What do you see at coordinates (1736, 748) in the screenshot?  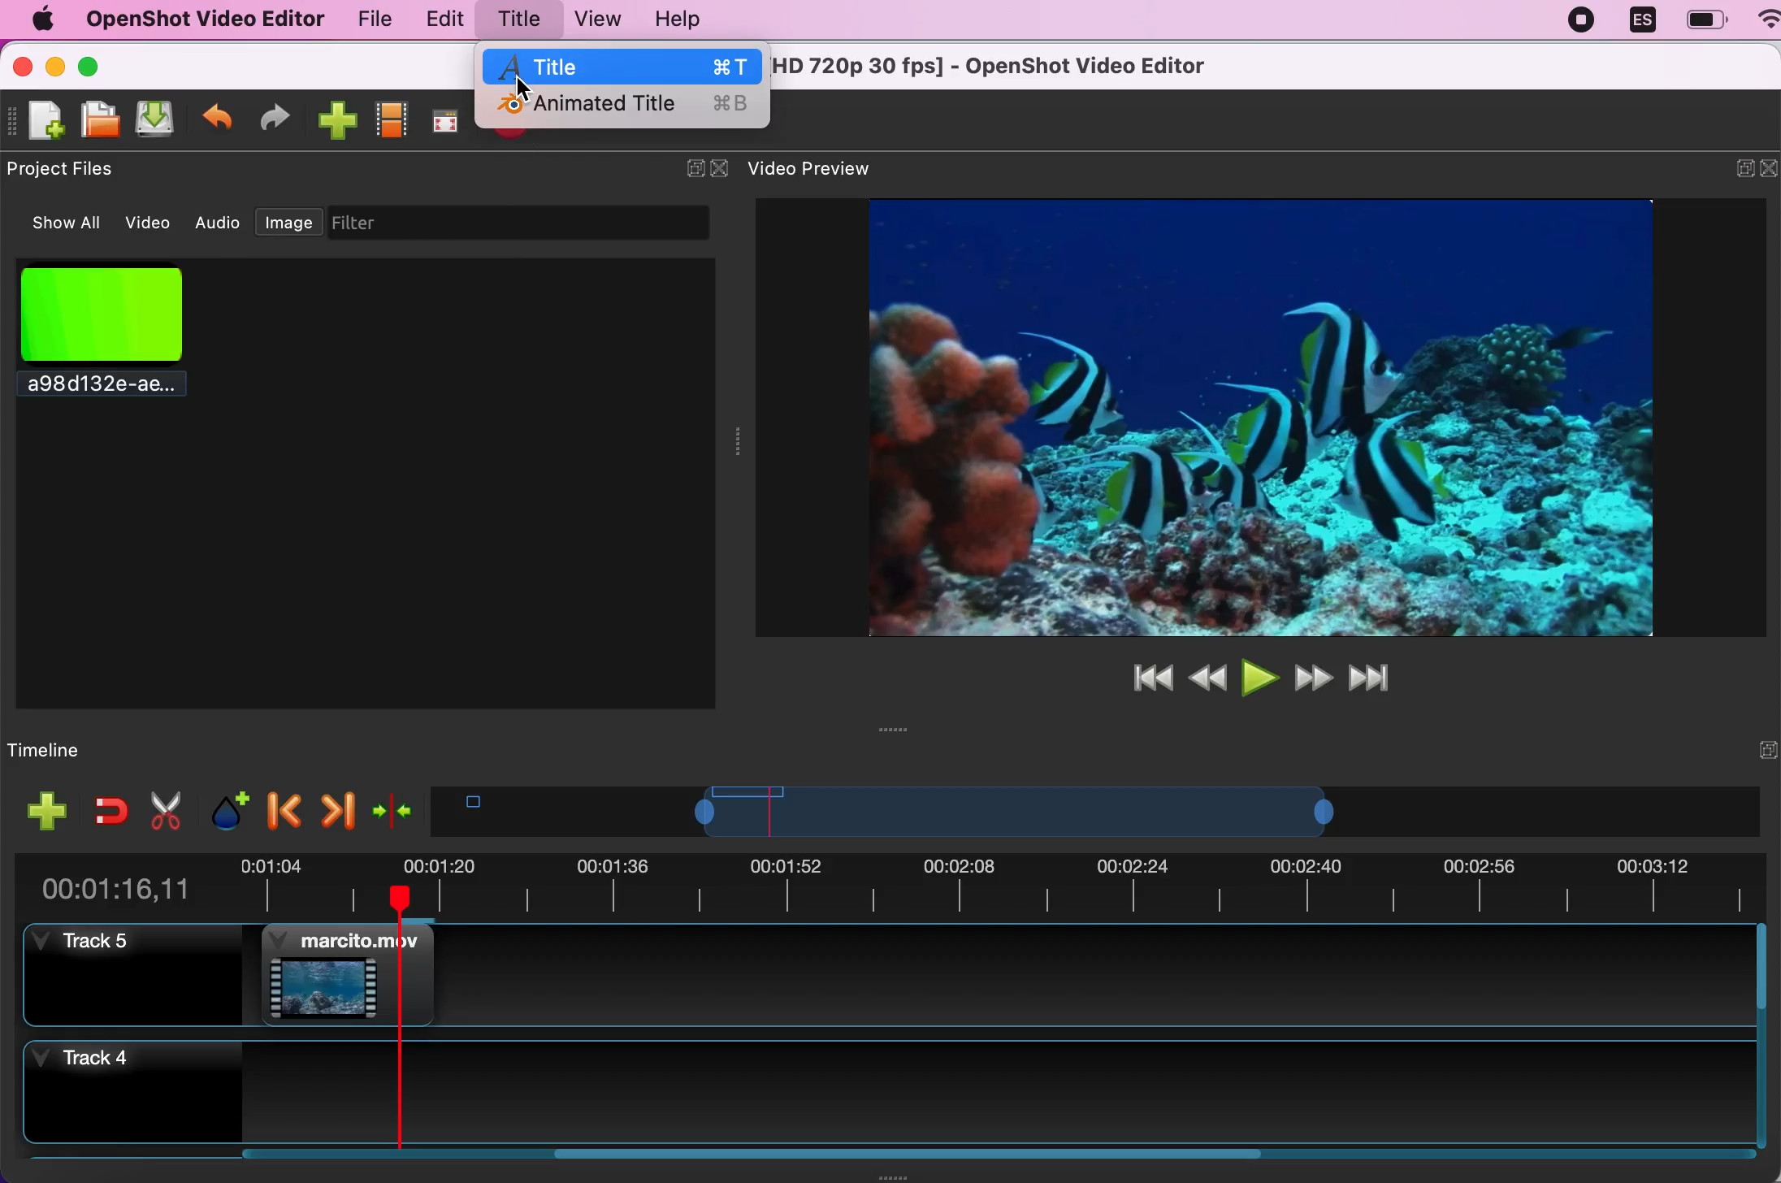 I see `hide/expand` at bounding box center [1736, 748].